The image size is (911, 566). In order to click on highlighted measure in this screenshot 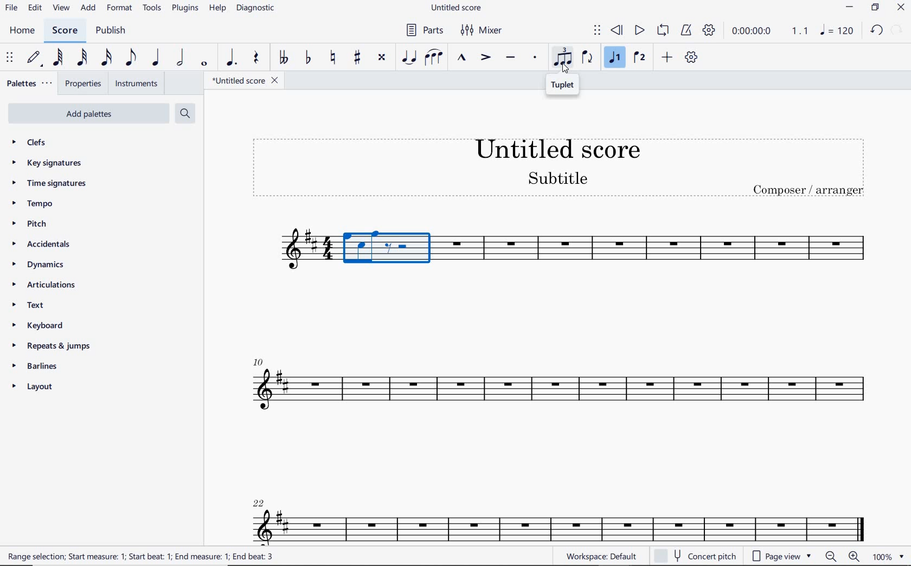, I will do `click(388, 253)`.